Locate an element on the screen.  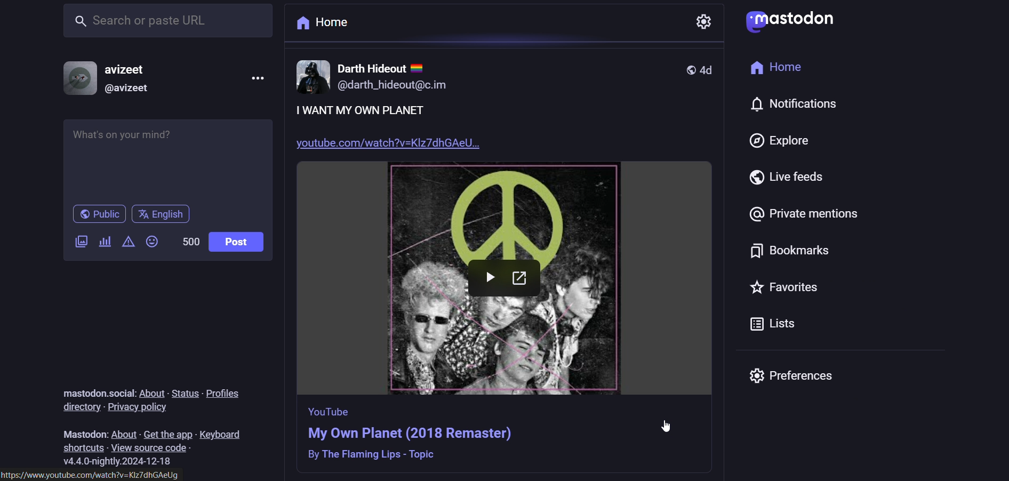
home is located at coordinates (771, 68).